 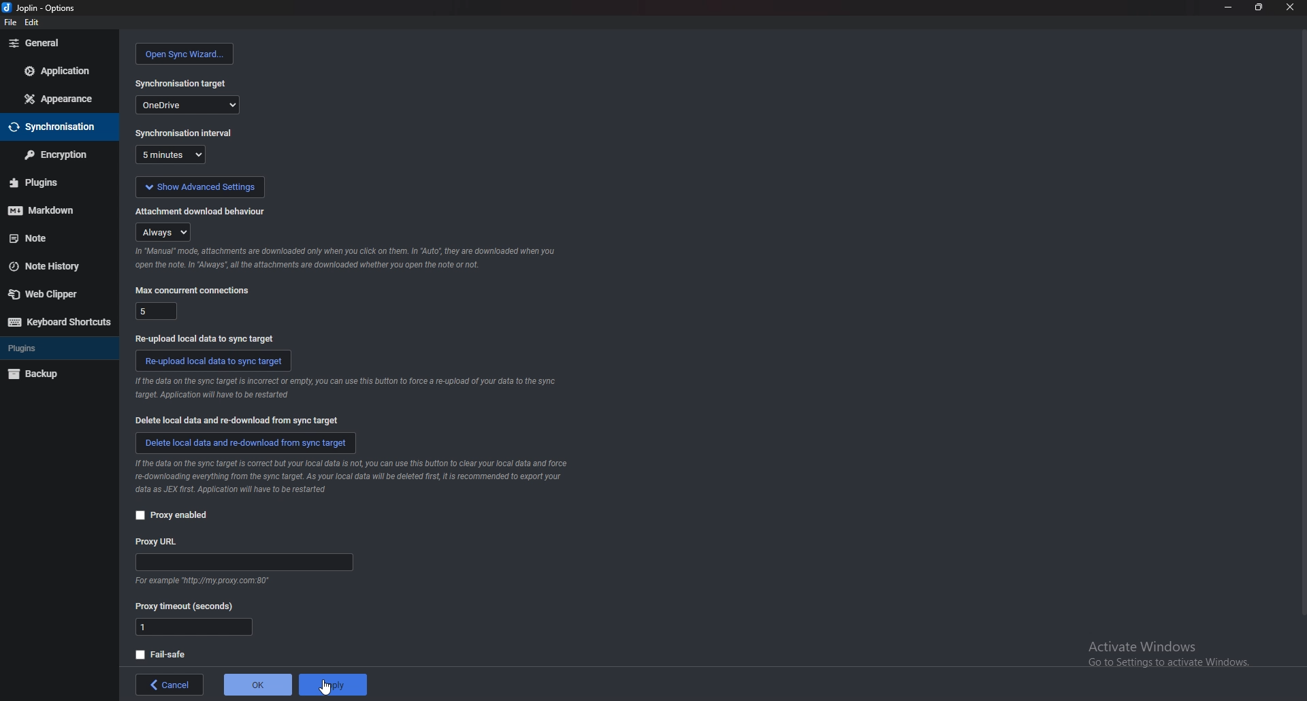 I want to click on back, so click(x=172, y=685).